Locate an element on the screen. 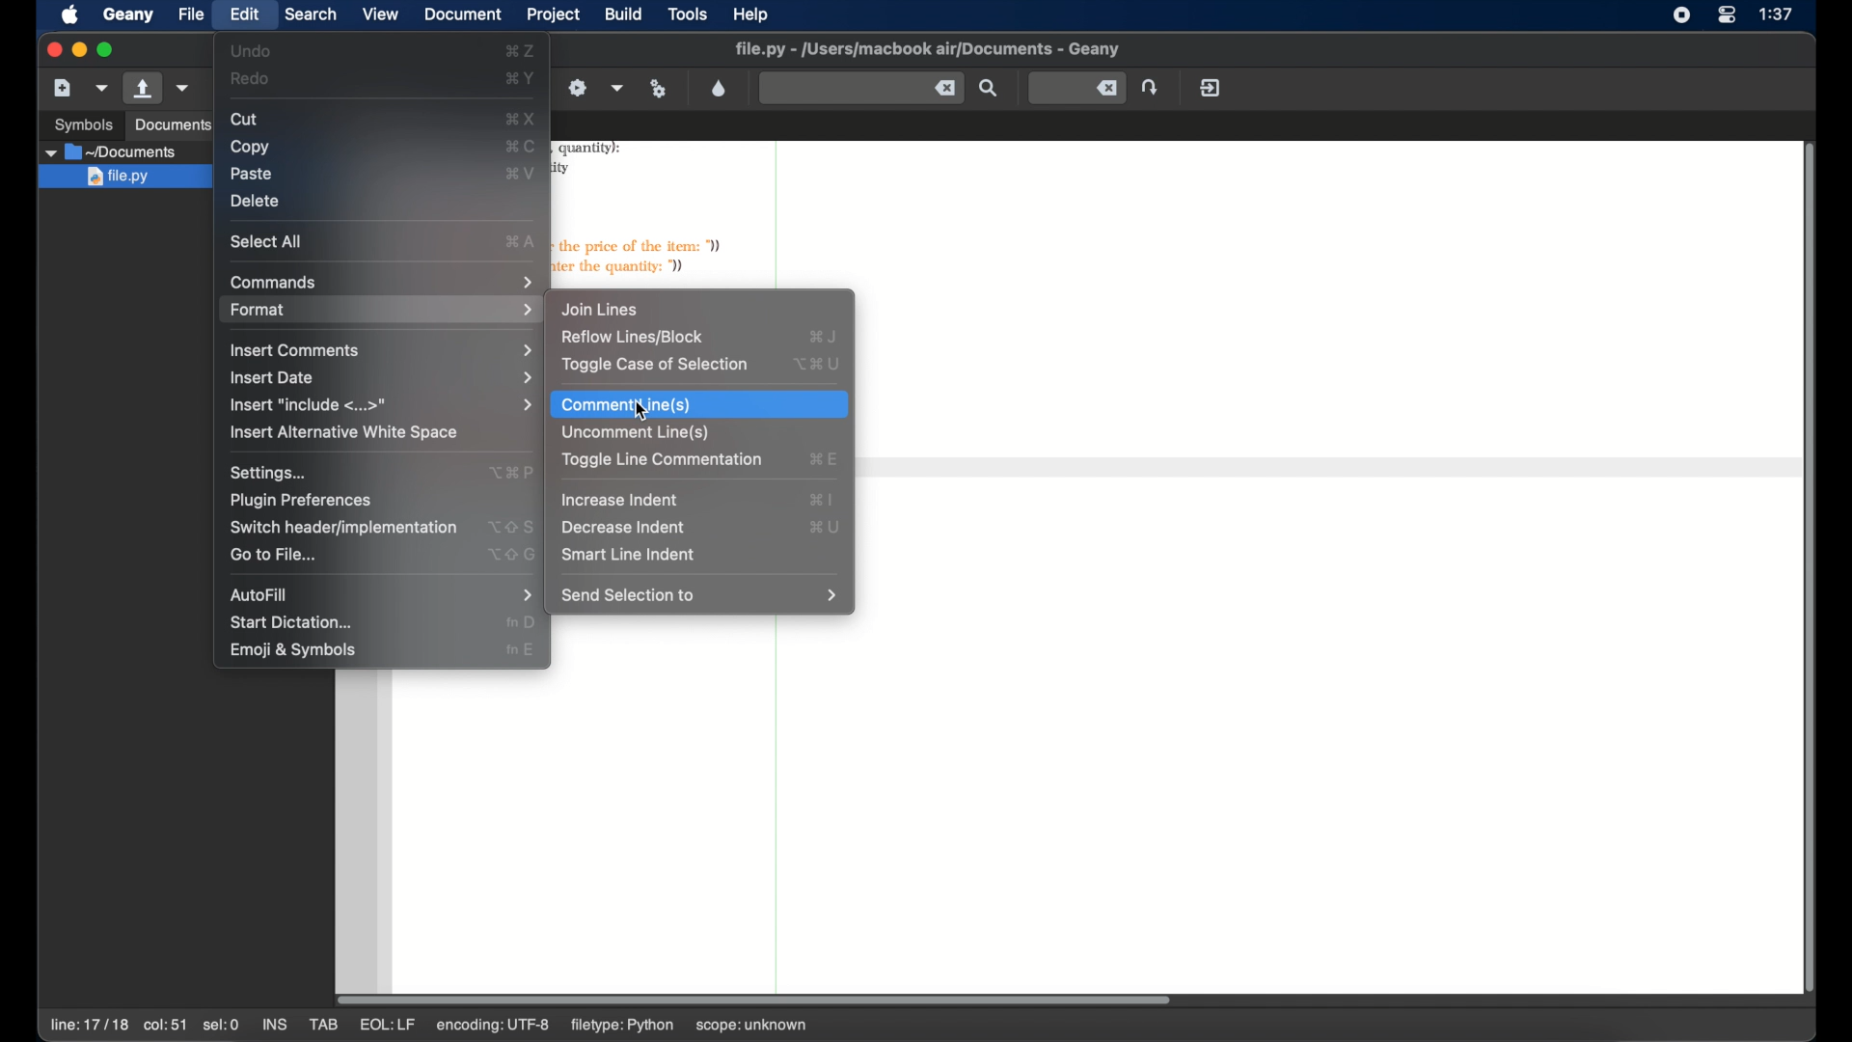  reflow lines/block is located at coordinates (826, 337).